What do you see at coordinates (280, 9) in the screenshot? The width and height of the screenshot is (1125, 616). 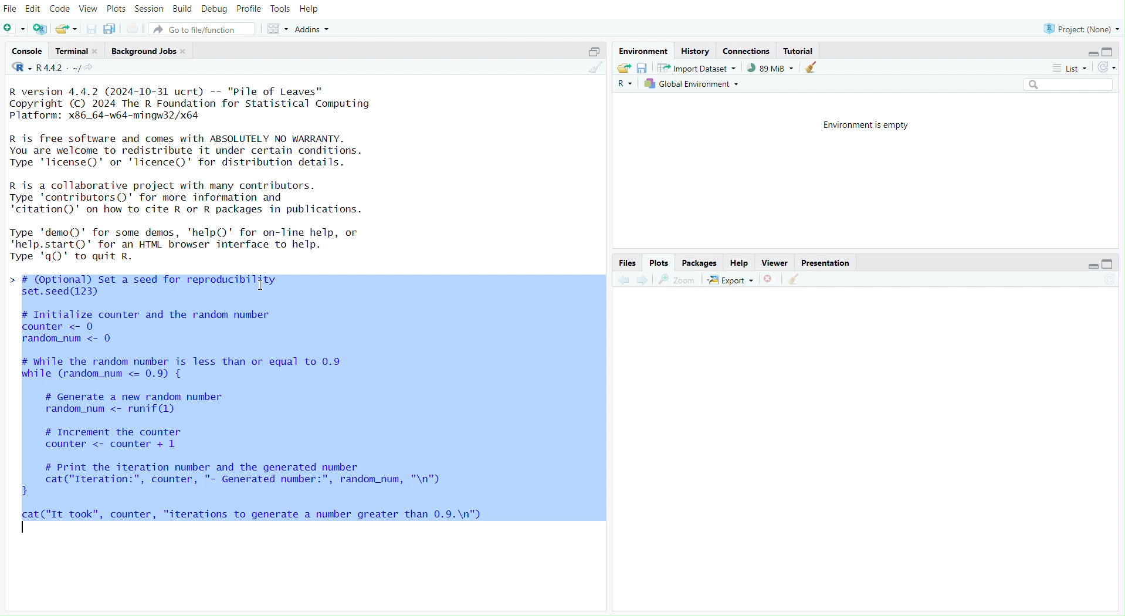 I see `Tools` at bounding box center [280, 9].